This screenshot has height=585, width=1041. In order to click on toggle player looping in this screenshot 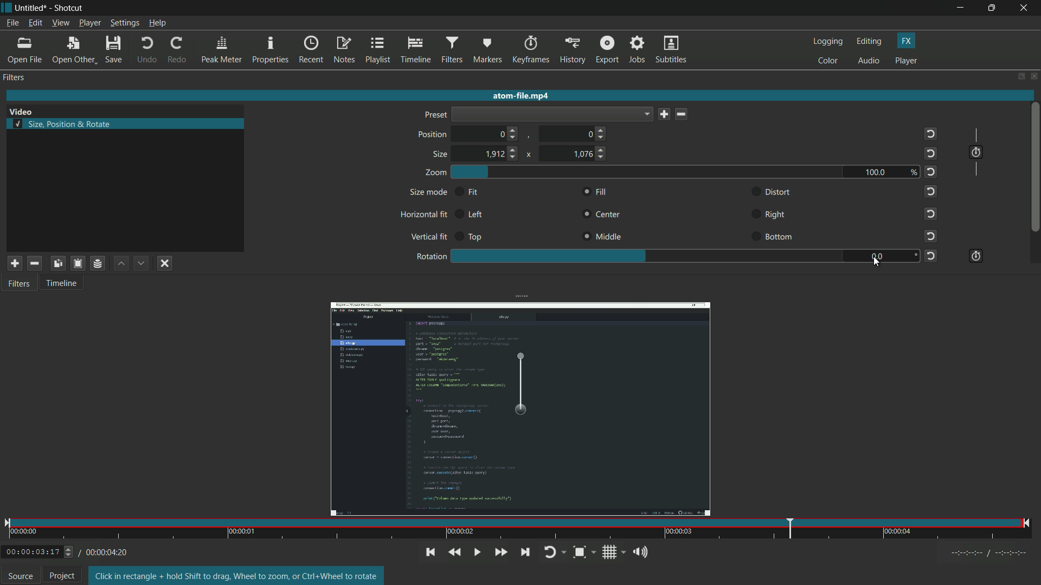, I will do `click(554, 552)`.